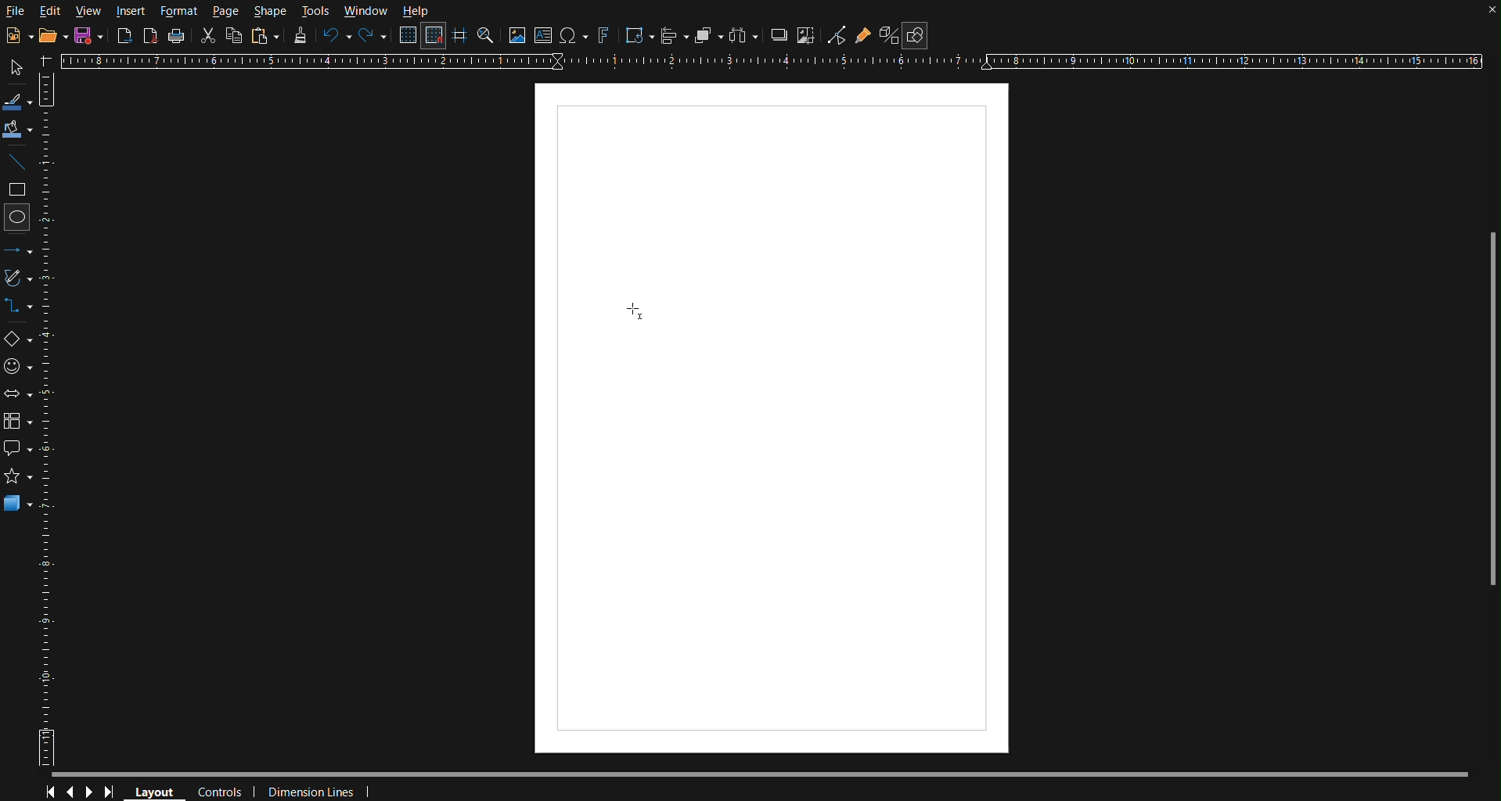  I want to click on Line, so click(20, 163).